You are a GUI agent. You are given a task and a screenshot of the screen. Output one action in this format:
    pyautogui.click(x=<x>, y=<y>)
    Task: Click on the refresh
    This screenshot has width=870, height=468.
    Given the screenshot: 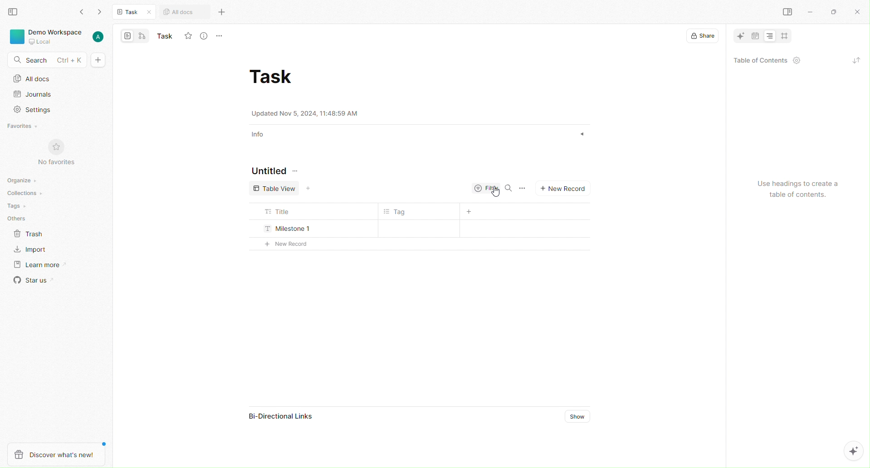 What is the action you would take?
    pyautogui.click(x=853, y=59)
    